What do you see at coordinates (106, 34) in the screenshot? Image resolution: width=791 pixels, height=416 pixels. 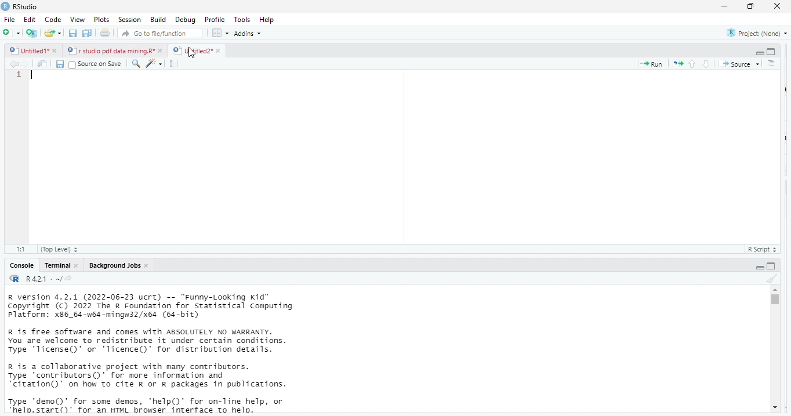 I see `print the current file` at bounding box center [106, 34].